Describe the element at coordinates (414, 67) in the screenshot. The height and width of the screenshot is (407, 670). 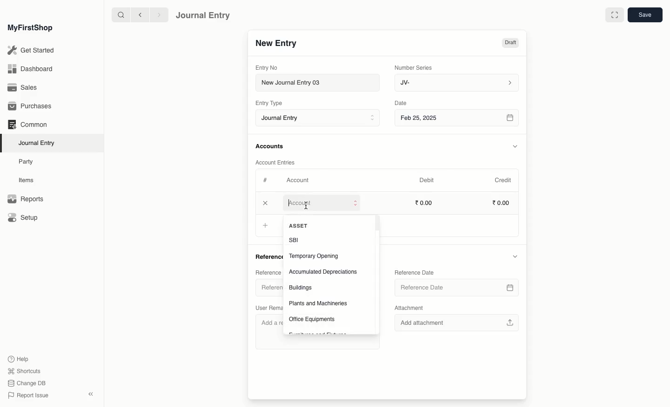
I see `‘Number Series` at that location.